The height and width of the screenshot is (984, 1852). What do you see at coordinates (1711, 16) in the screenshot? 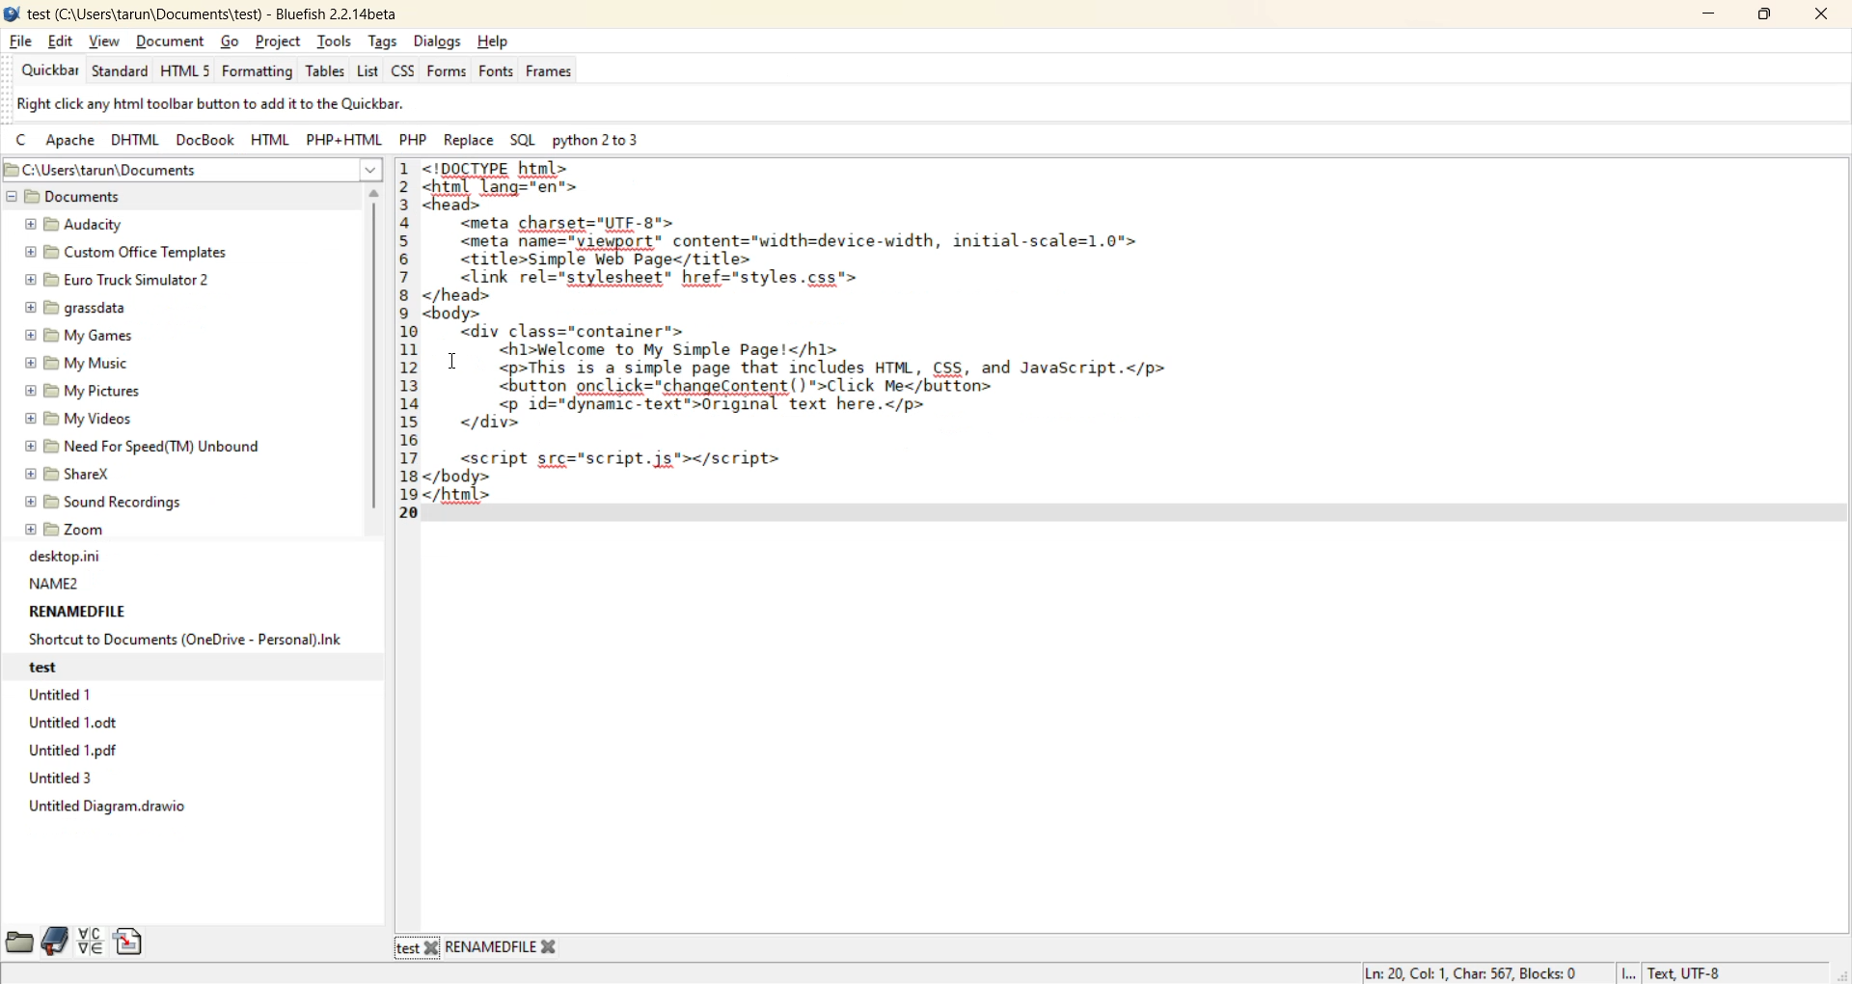
I see `minimize` at bounding box center [1711, 16].